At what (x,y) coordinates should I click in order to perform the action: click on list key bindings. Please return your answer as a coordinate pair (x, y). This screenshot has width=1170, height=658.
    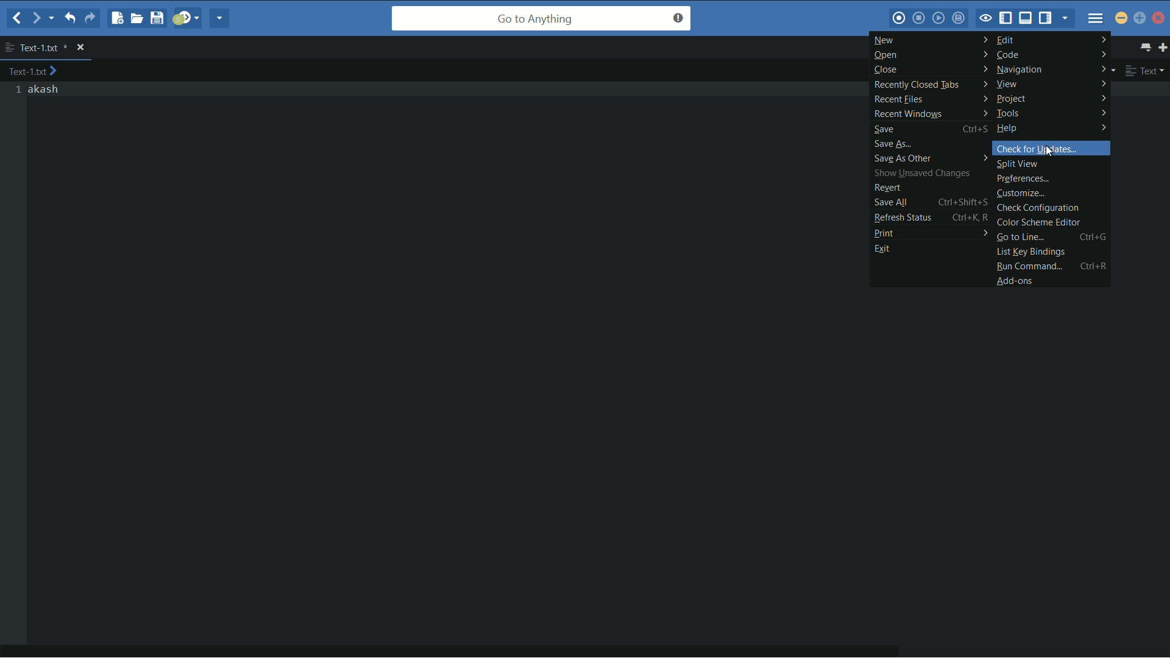
    Looking at the image, I should click on (1051, 252).